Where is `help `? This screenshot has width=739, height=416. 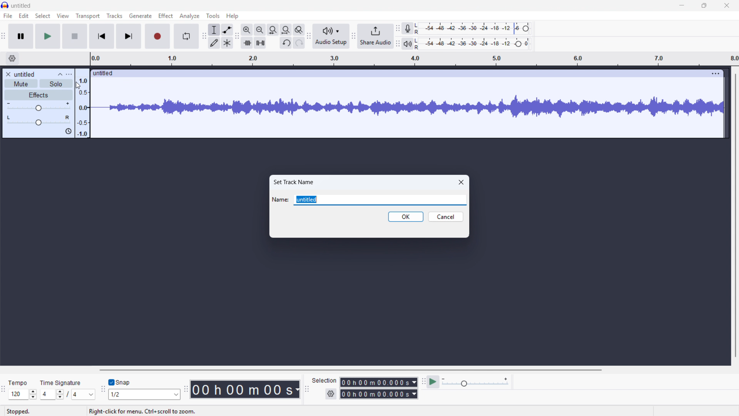 help  is located at coordinates (232, 16).